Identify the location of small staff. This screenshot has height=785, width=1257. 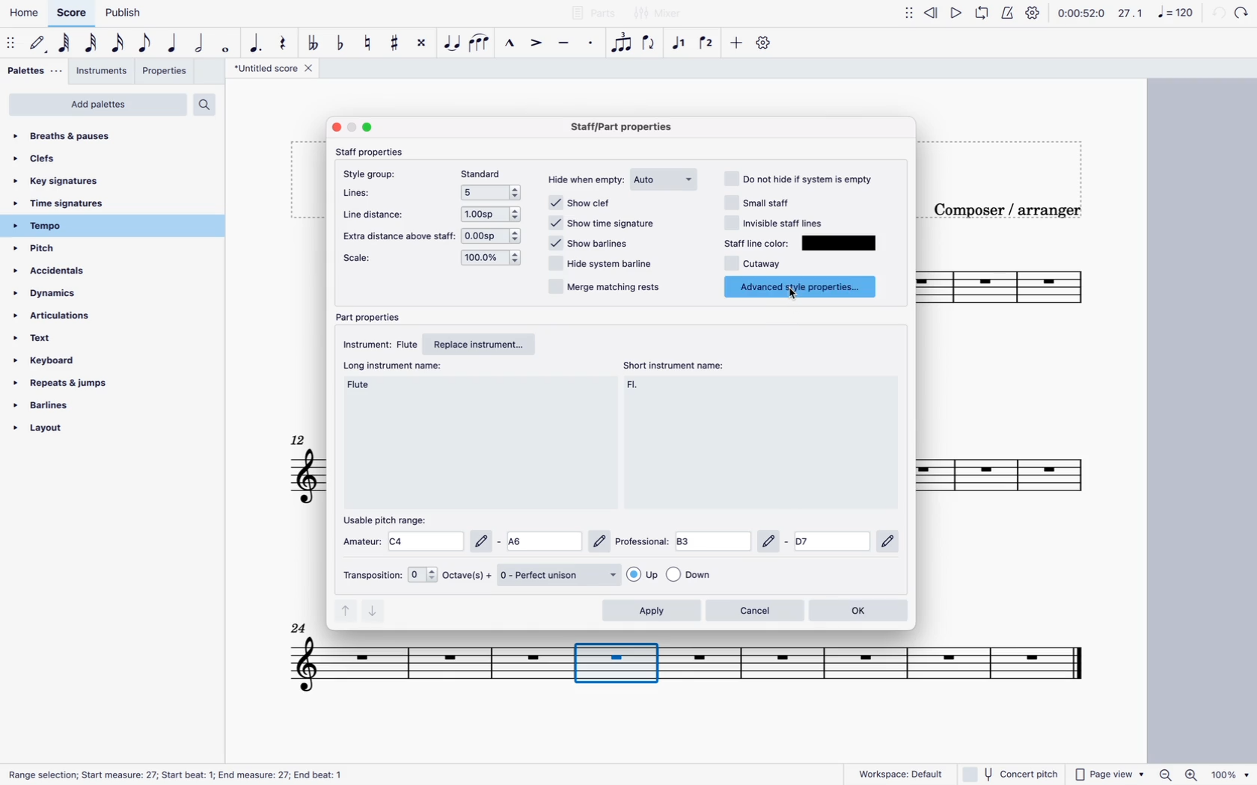
(765, 202).